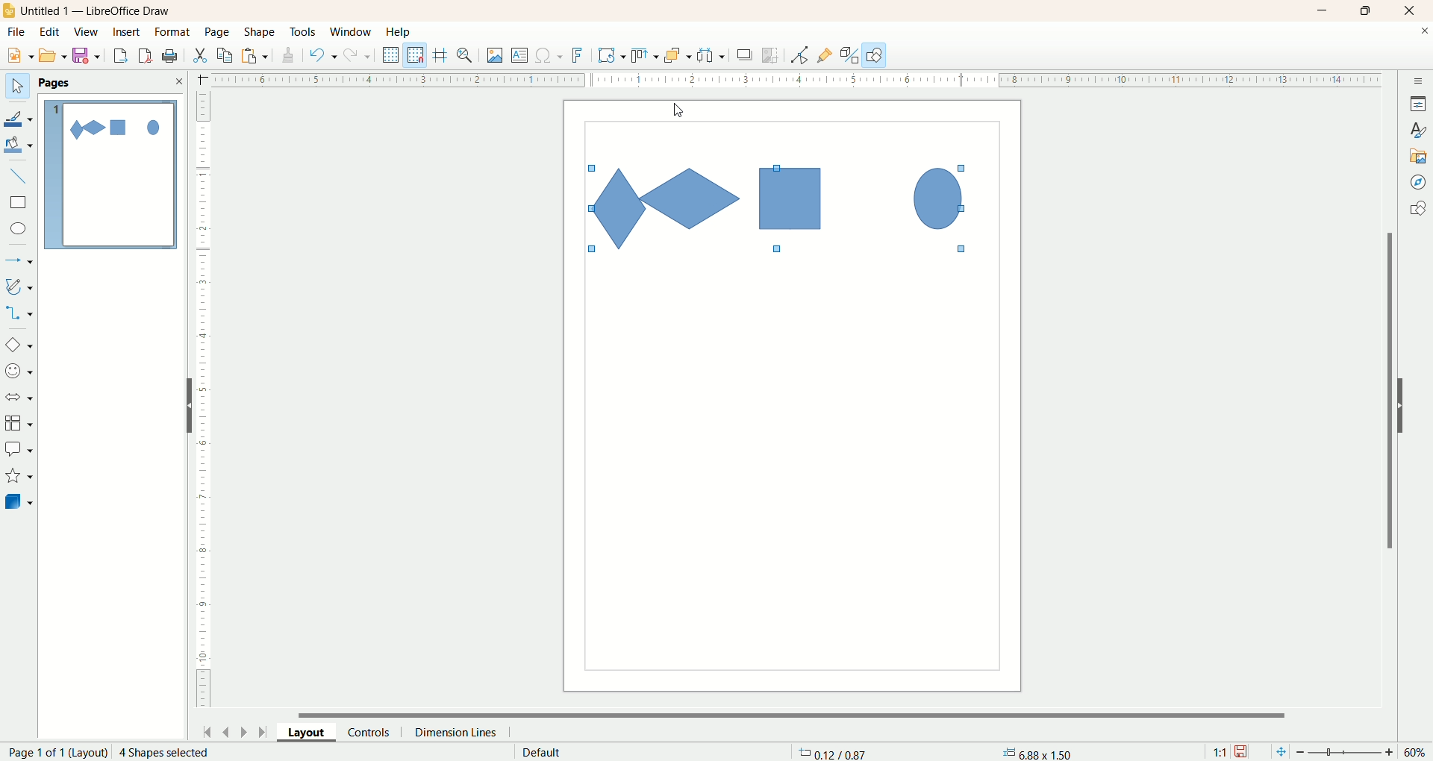 This screenshot has width=1433, height=761. Describe the element at coordinates (183, 409) in the screenshot. I see `hide` at that location.